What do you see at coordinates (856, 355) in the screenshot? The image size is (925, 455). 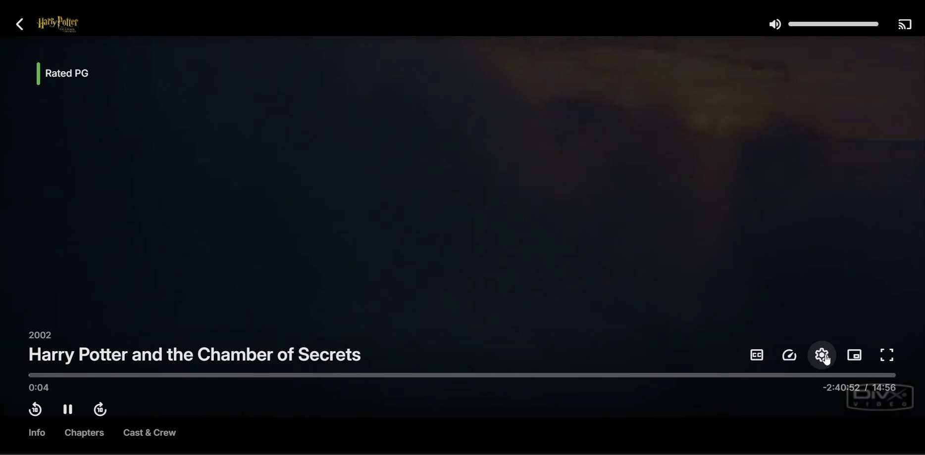 I see `Picture in picture` at bounding box center [856, 355].